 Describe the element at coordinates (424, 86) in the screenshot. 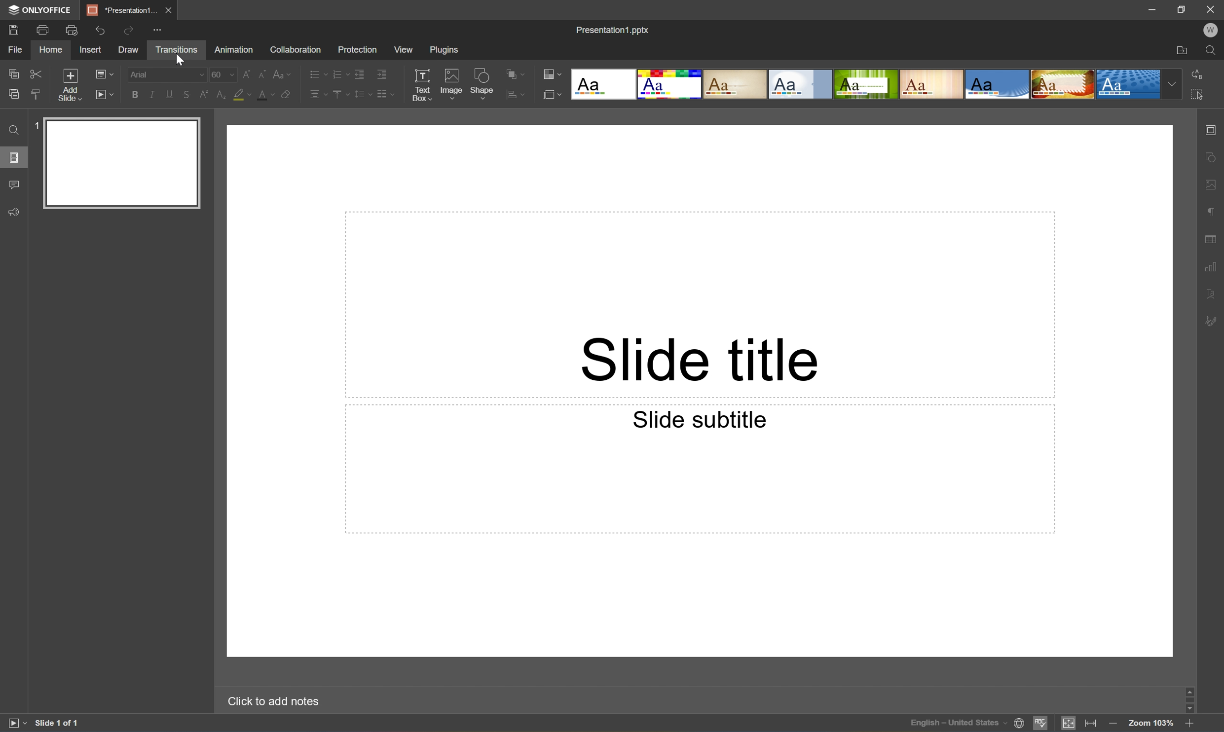

I see `Text Box` at that location.